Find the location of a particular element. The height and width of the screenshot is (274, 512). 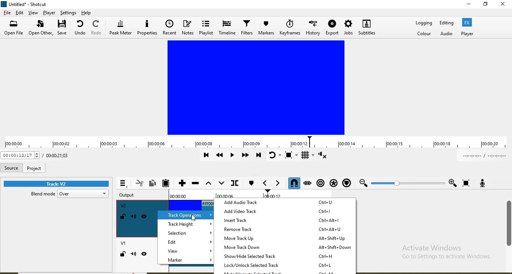

Toggle player looping  is located at coordinates (274, 156).